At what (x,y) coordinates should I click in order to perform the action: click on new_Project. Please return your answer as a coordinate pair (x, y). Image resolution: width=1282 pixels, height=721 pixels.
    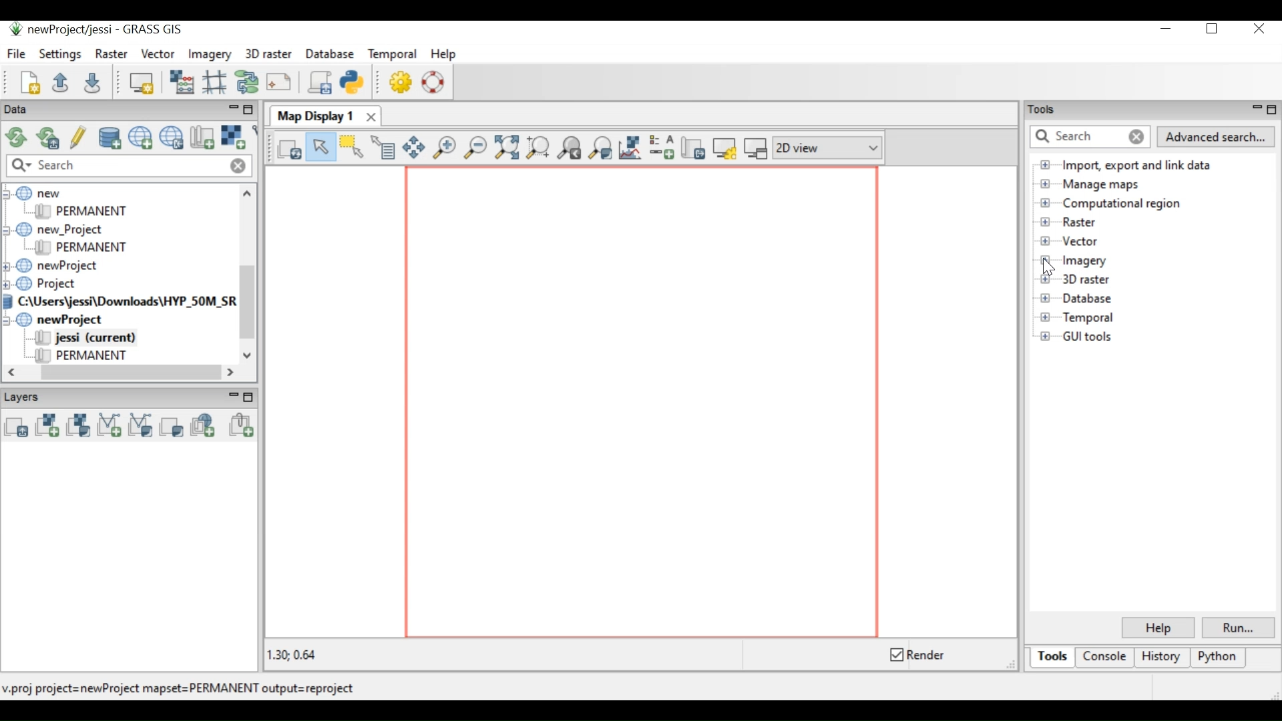
    Looking at the image, I should click on (72, 230).